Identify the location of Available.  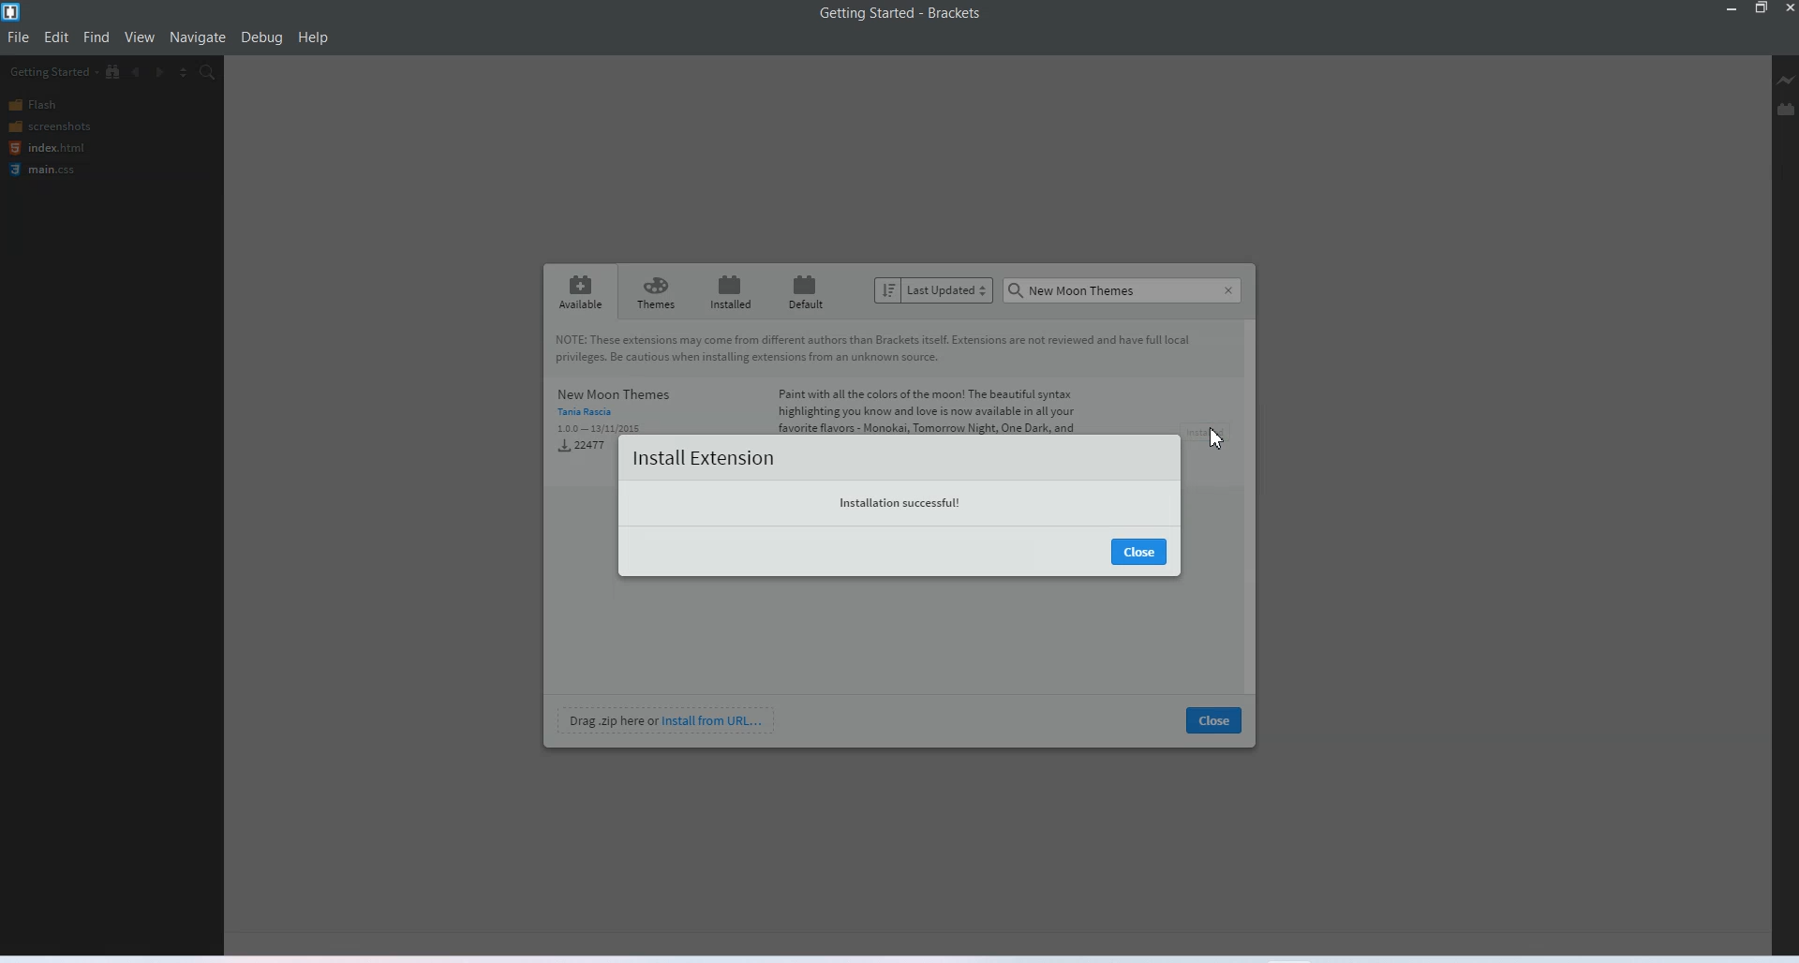
(580, 290).